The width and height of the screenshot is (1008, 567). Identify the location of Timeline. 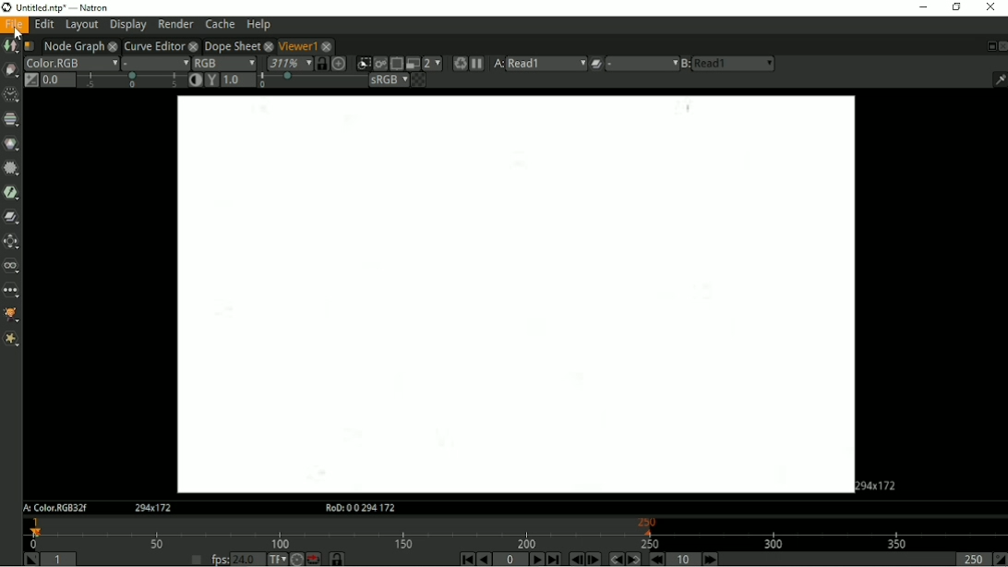
(512, 534).